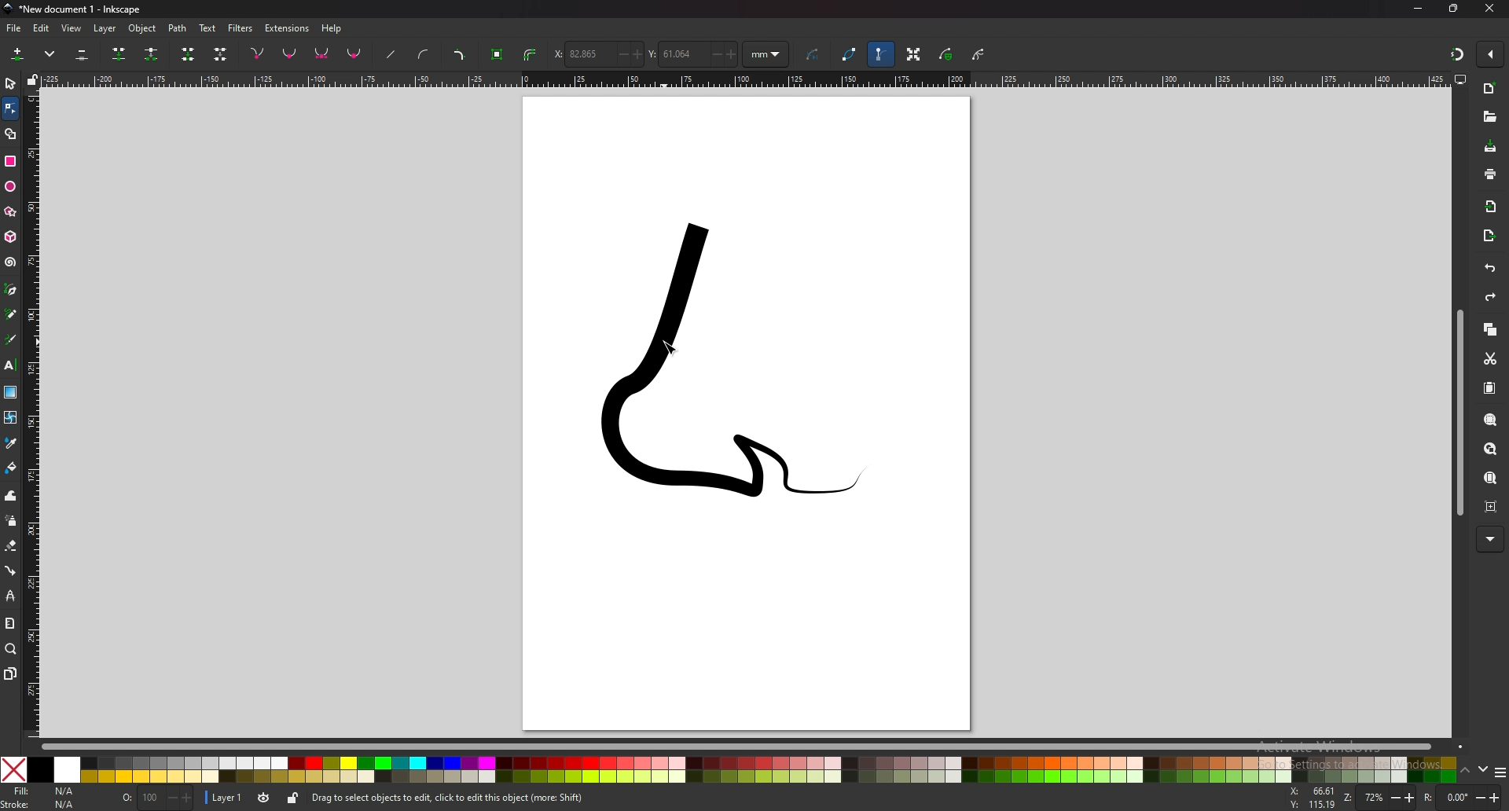  Describe the element at coordinates (1490, 506) in the screenshot. I see `zoom center page` at that location.